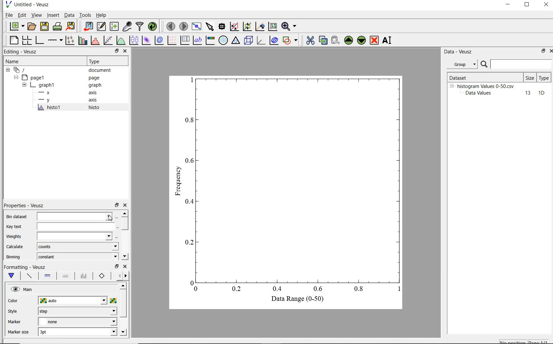 The image size is (553, 344). What do you see at coordinates (97, 78) in the screenshot?
I see `page` at bounding box center [97, 78].